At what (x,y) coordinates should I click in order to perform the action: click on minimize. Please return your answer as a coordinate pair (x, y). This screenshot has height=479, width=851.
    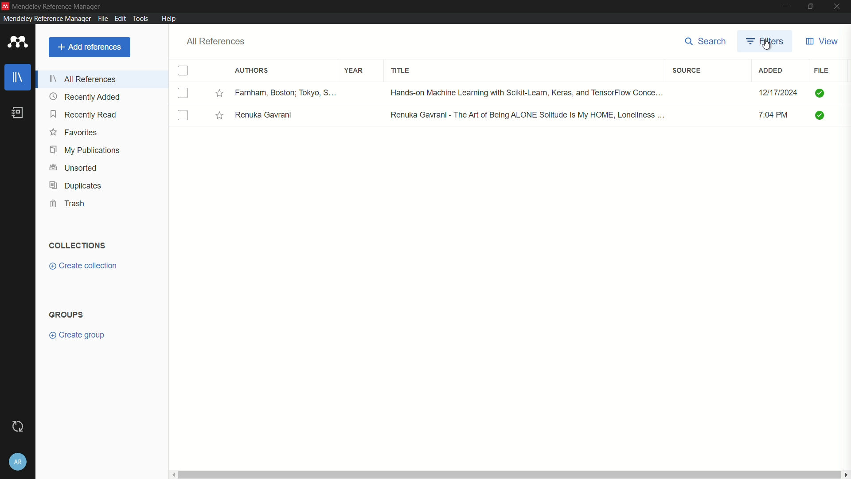
    Looking at the image, I should click on (785, 6).